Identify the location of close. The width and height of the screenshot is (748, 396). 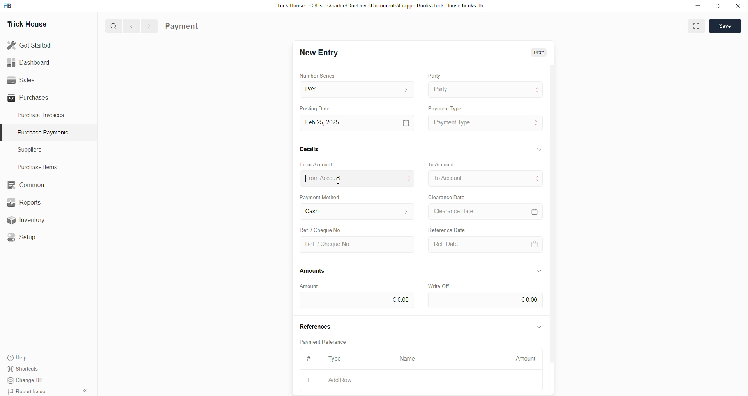
(738, 6).